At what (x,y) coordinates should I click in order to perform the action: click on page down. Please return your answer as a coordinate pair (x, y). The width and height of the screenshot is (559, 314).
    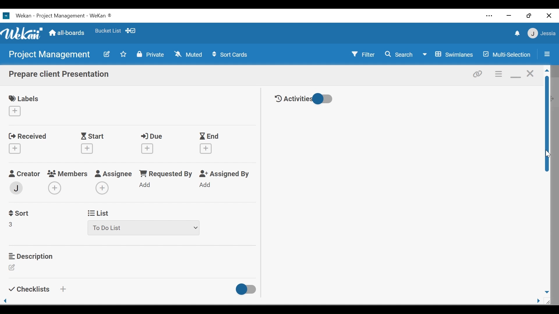
    Looking at the image, I should click on (546, 293).